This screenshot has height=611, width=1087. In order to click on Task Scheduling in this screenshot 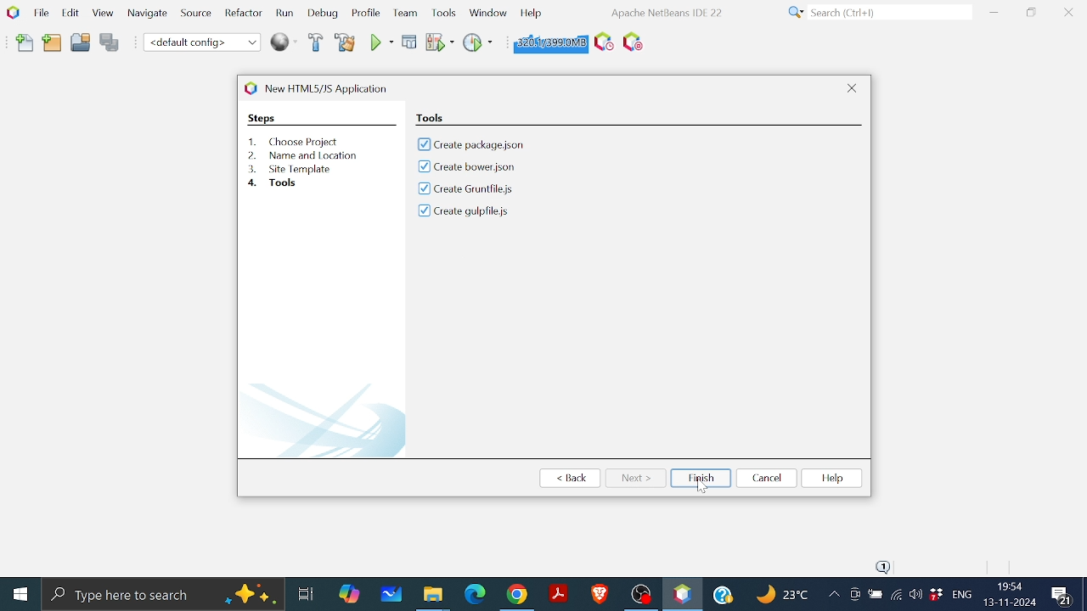, I will do `click(602, 42)`.